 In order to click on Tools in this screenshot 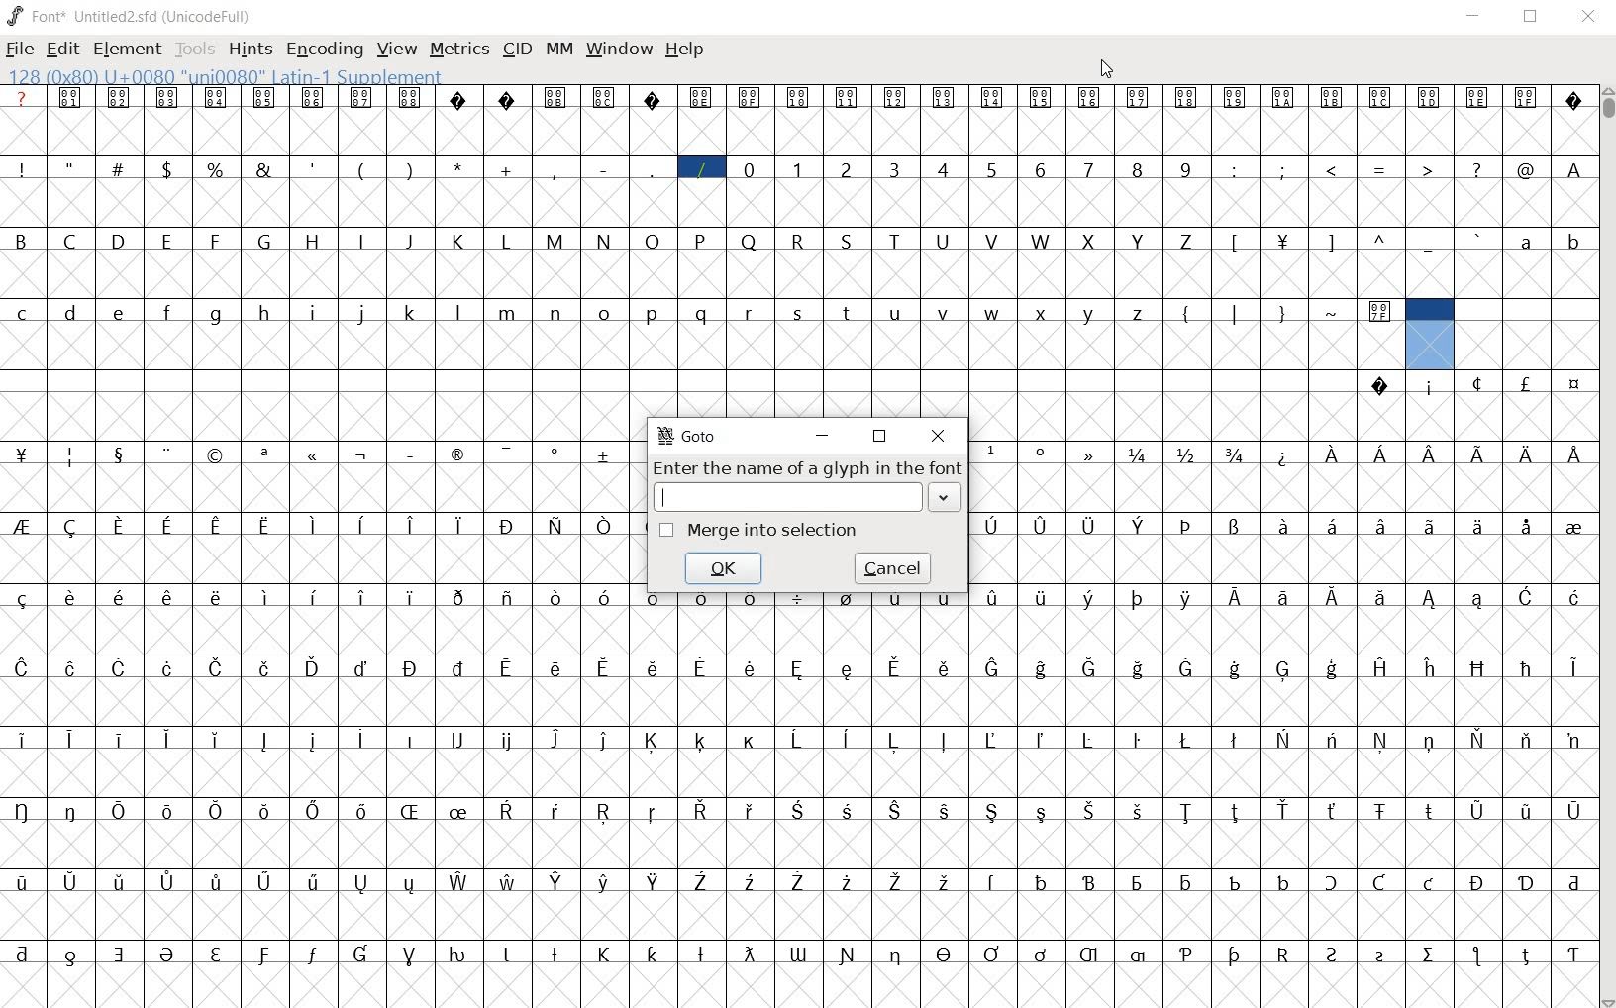, I will do `click(195, 49)`.